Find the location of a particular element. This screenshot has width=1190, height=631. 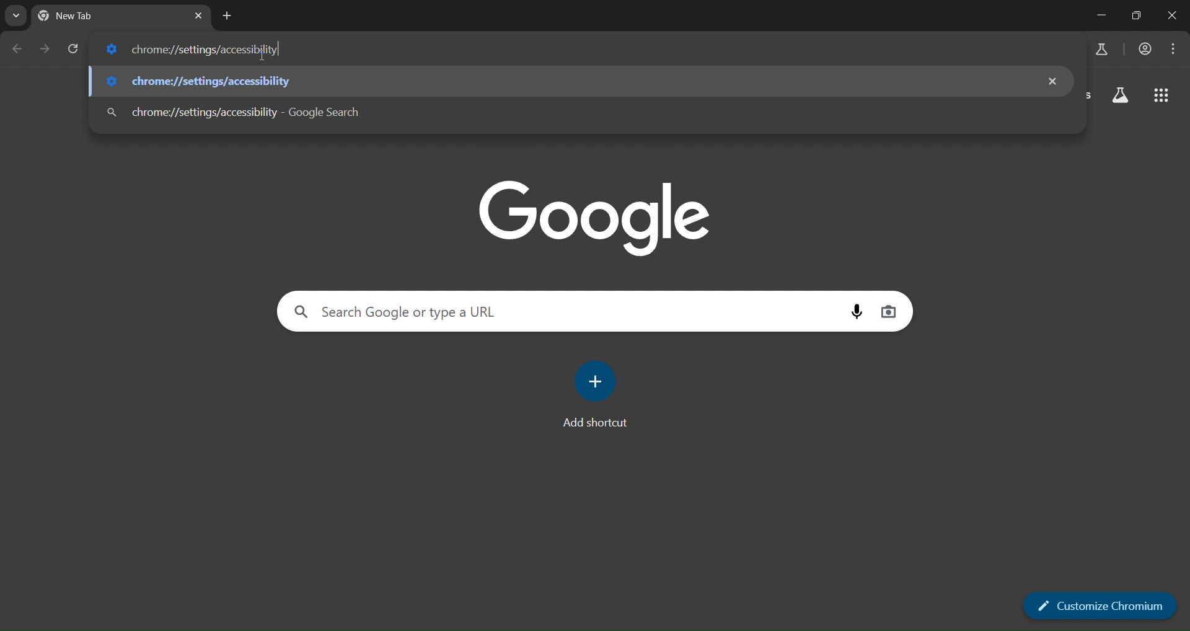

customize chromium is located at coordinates (1098, 606).